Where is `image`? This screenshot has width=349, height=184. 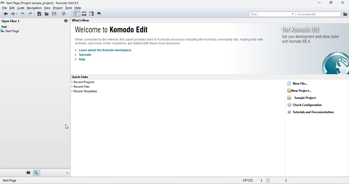 image is located at coordinates (335, 63).